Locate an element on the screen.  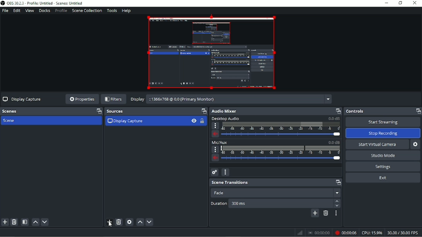
Transition properties is located at coordinates (335, 213).